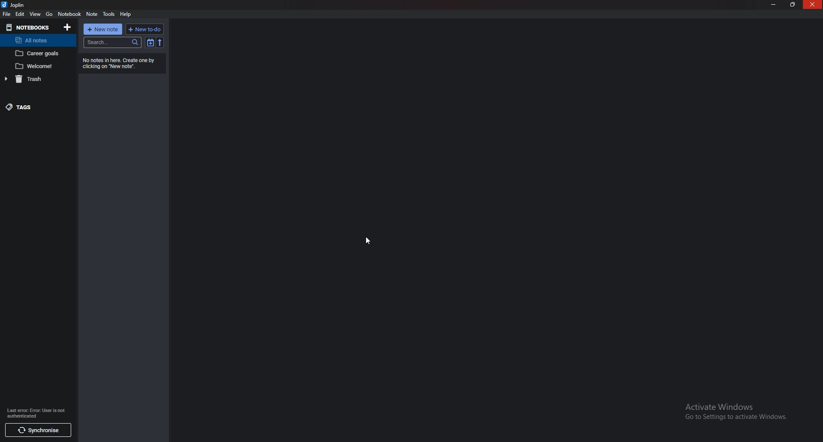 The image size is (823, 442). Describe the element at coordinates (33, 106) in the screenshot. I see `tags` at that location.